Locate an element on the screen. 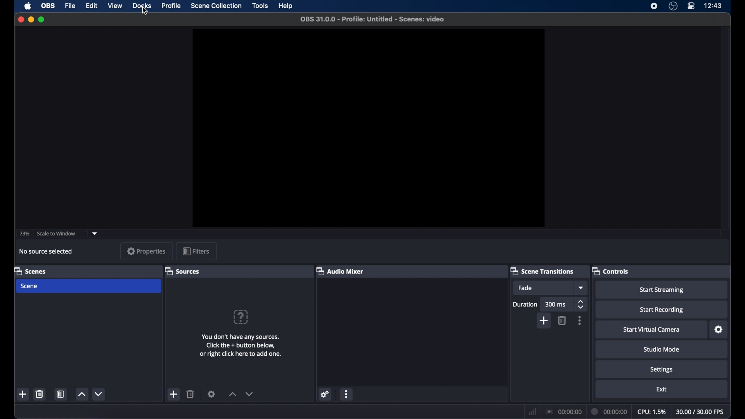 The image size is (745, 419). fps is located at coordinates (700, 412).